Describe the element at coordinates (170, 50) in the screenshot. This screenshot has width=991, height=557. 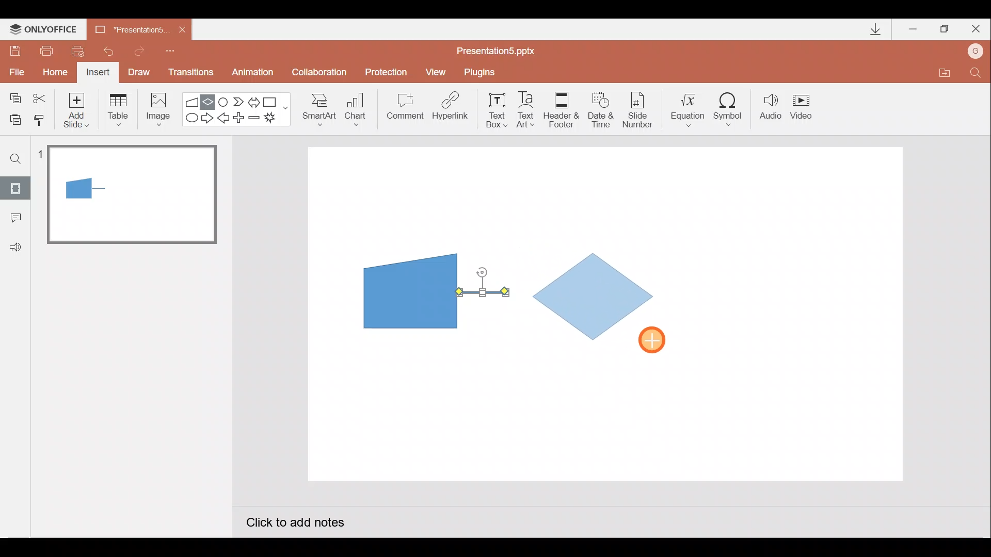
I see `Customize quick access toolbar` at that location.